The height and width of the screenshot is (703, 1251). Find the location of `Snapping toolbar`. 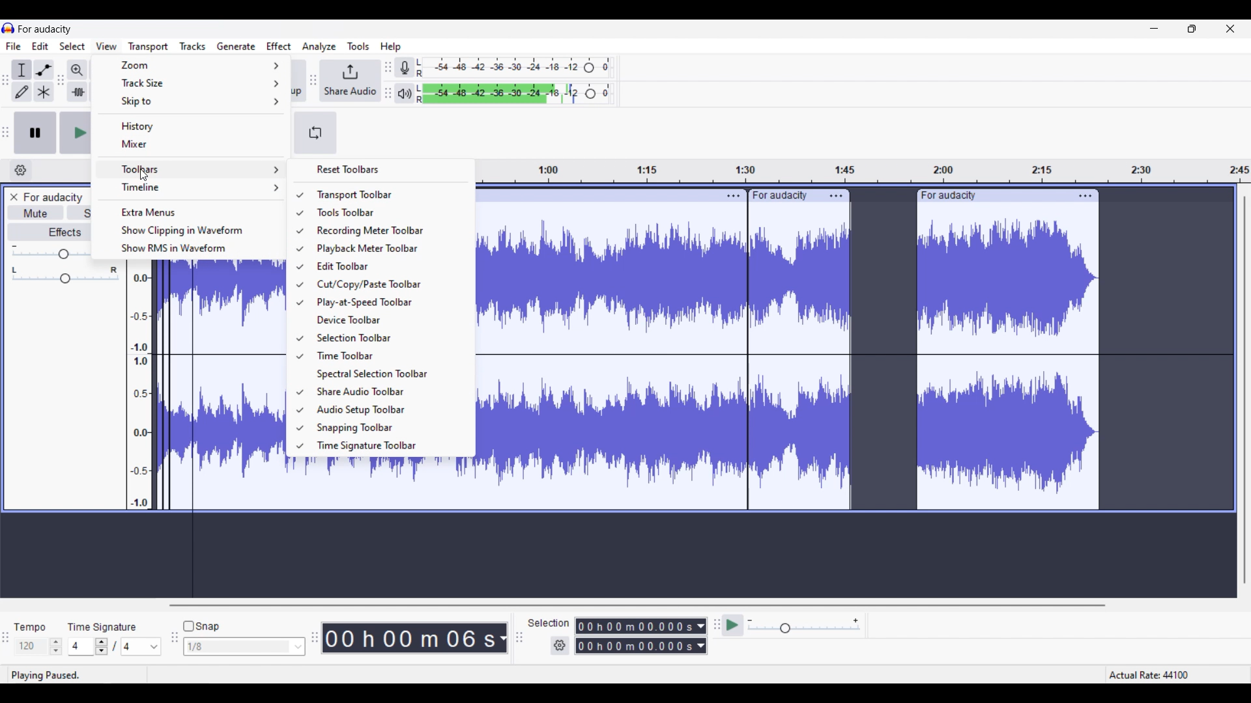

Snapping toolbar is located at coordinates (388, 428).